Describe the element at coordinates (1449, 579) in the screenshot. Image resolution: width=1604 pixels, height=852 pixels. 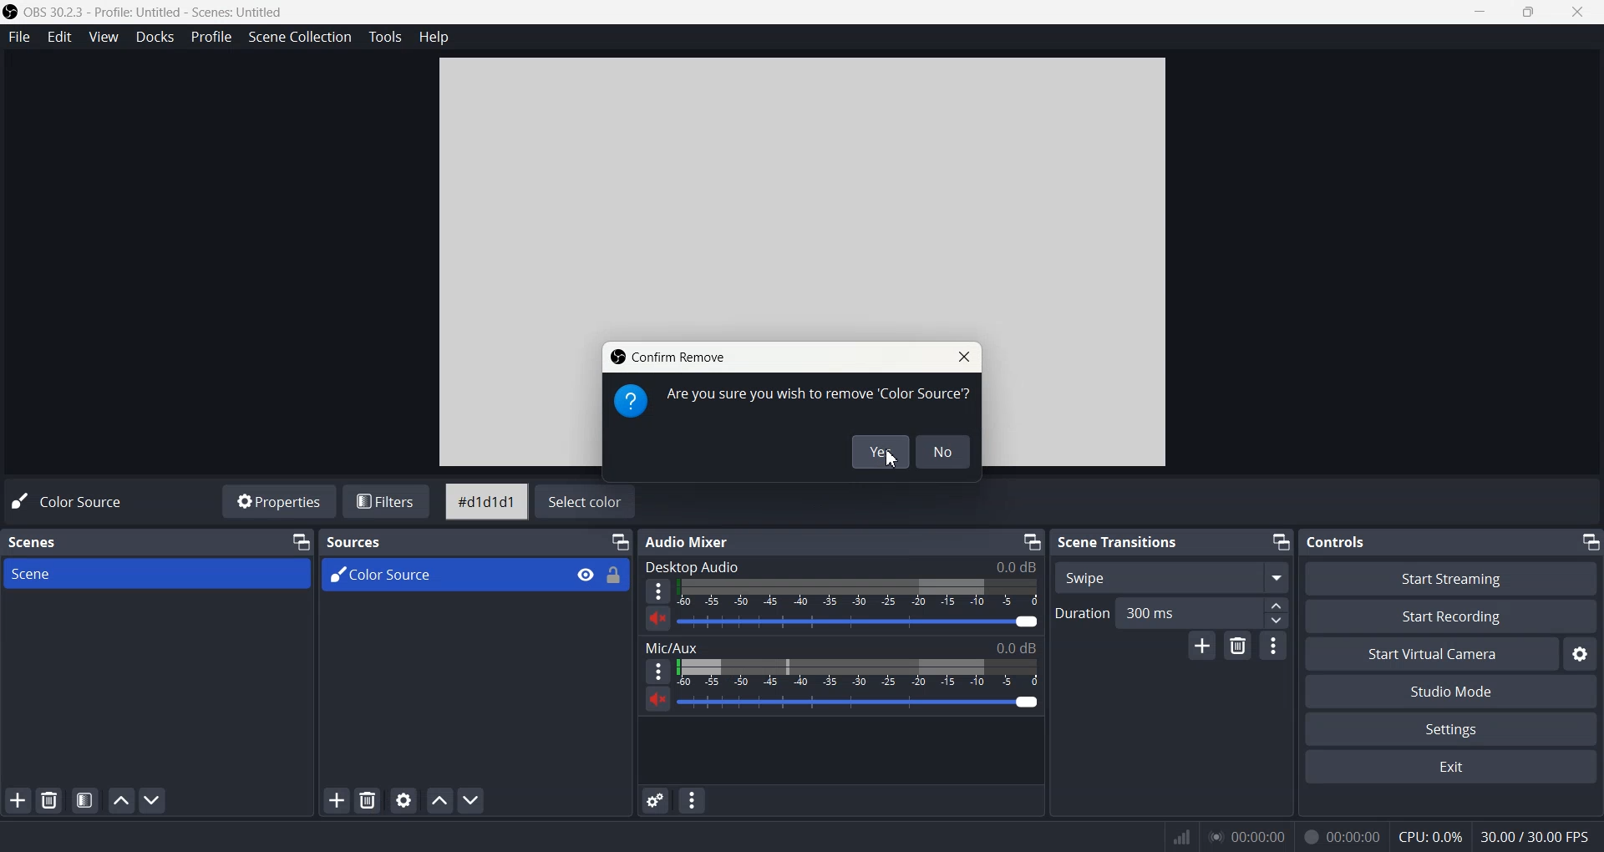
I see `Start Streaming` at that location.